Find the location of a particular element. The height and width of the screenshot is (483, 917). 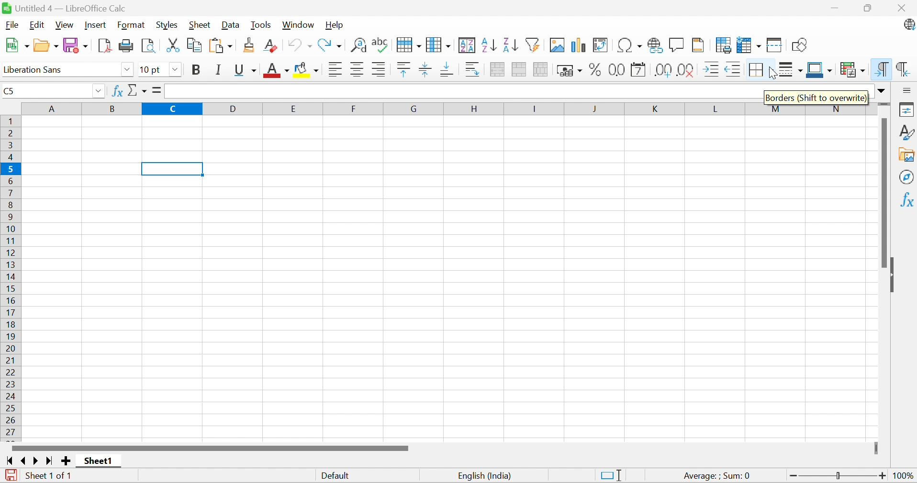

Hide is located at coordinates (893, 276).